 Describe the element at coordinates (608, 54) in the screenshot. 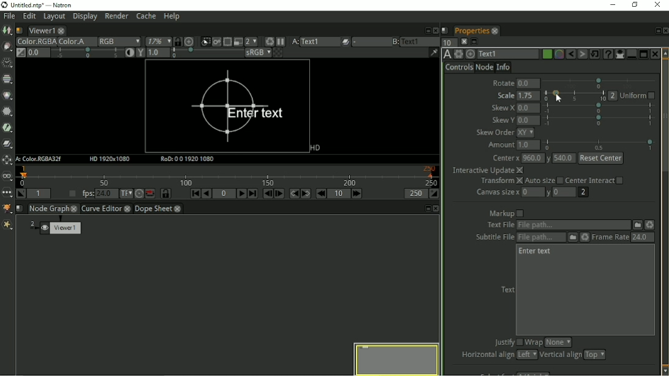

I see `Advanced text generator node` at that location.